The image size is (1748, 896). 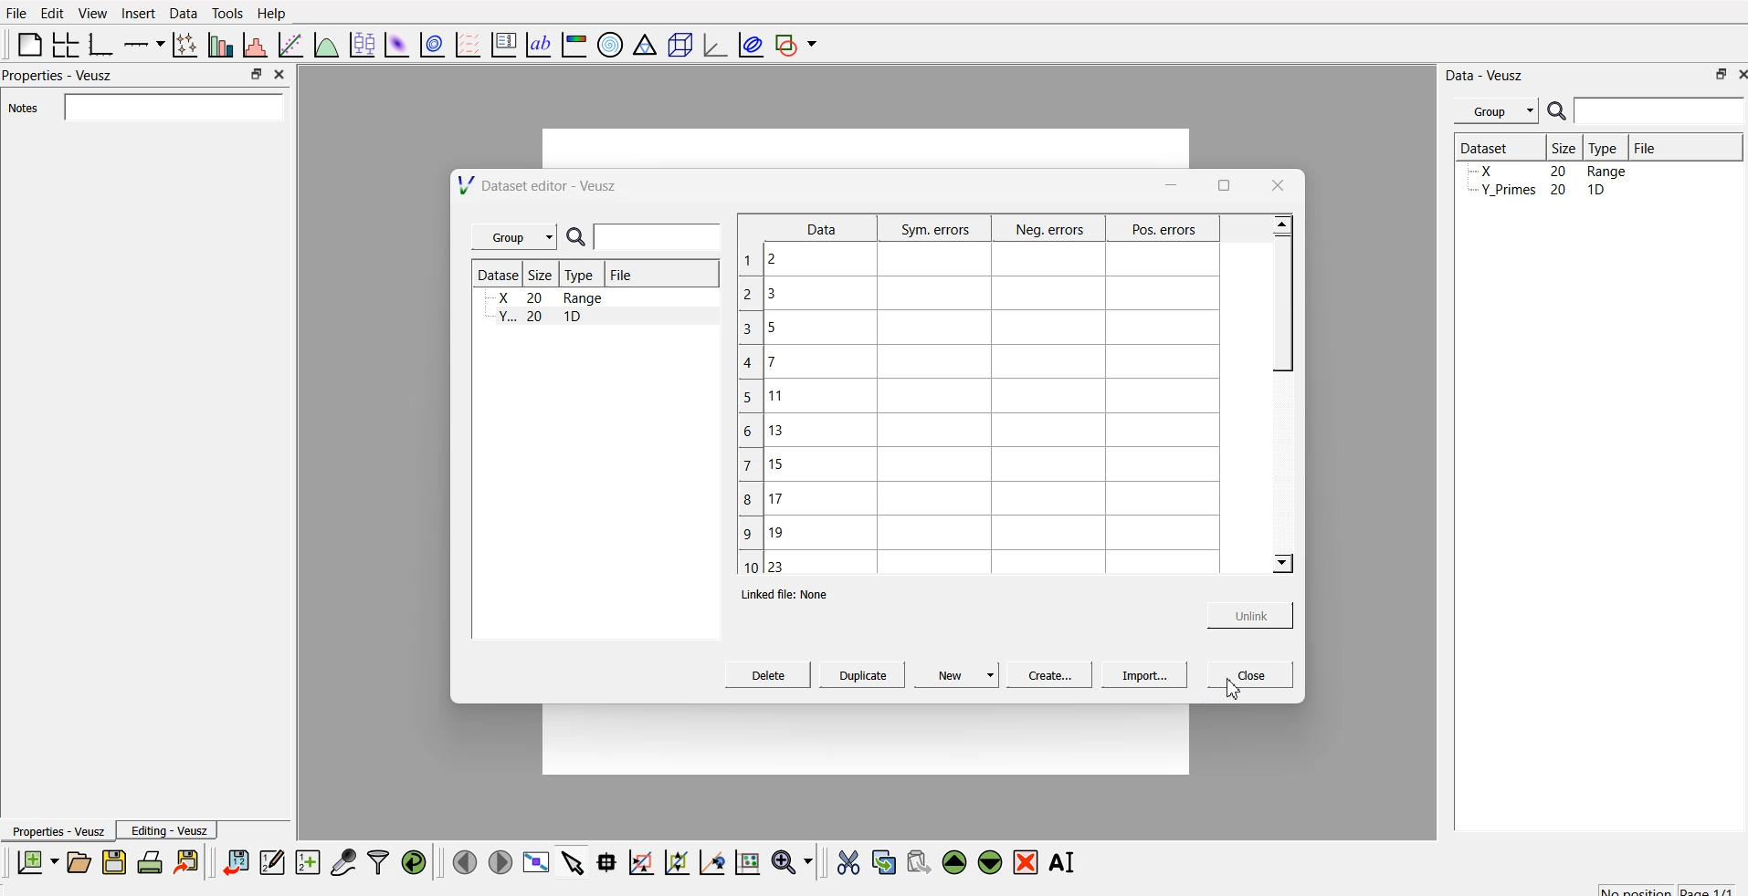 What do you see at coordinates (1242, 615) in the screenshot?
I see `Unlink` at bounding box center [1242, 615].